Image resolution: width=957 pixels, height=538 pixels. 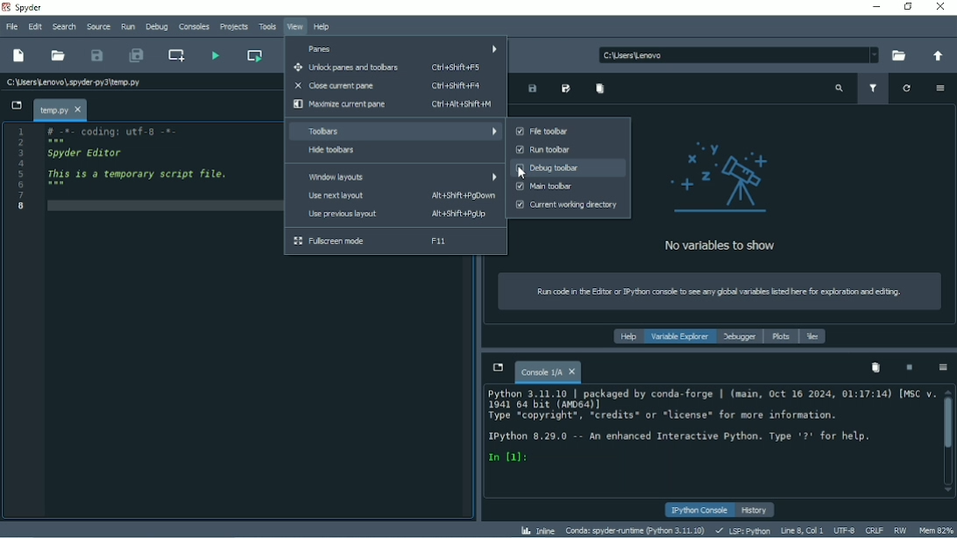 I want to click on Files, so click(x=813, y=336).